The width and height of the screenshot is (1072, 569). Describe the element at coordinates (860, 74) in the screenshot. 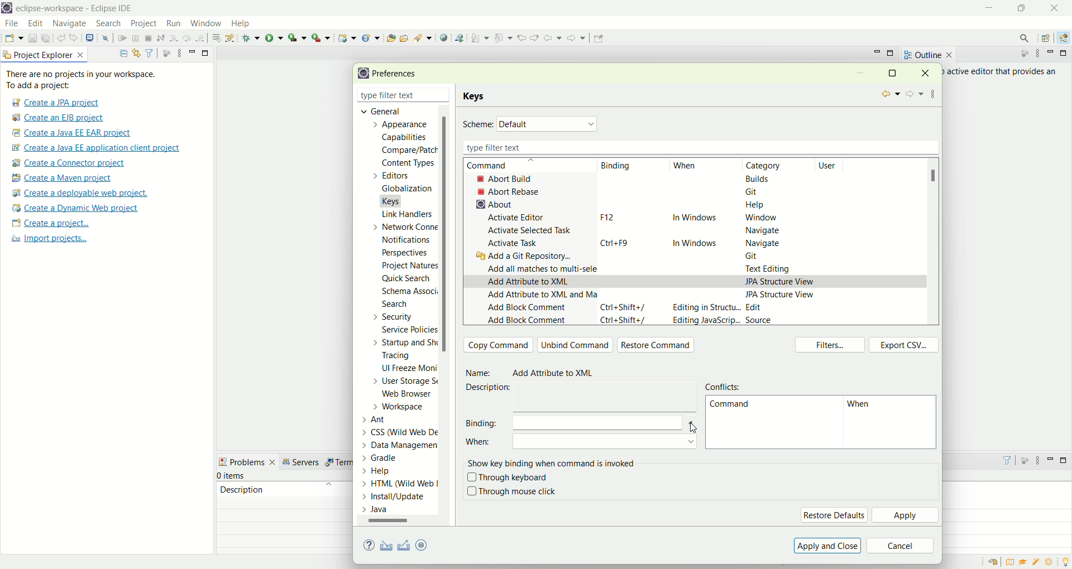

I see `minimize` at that location.